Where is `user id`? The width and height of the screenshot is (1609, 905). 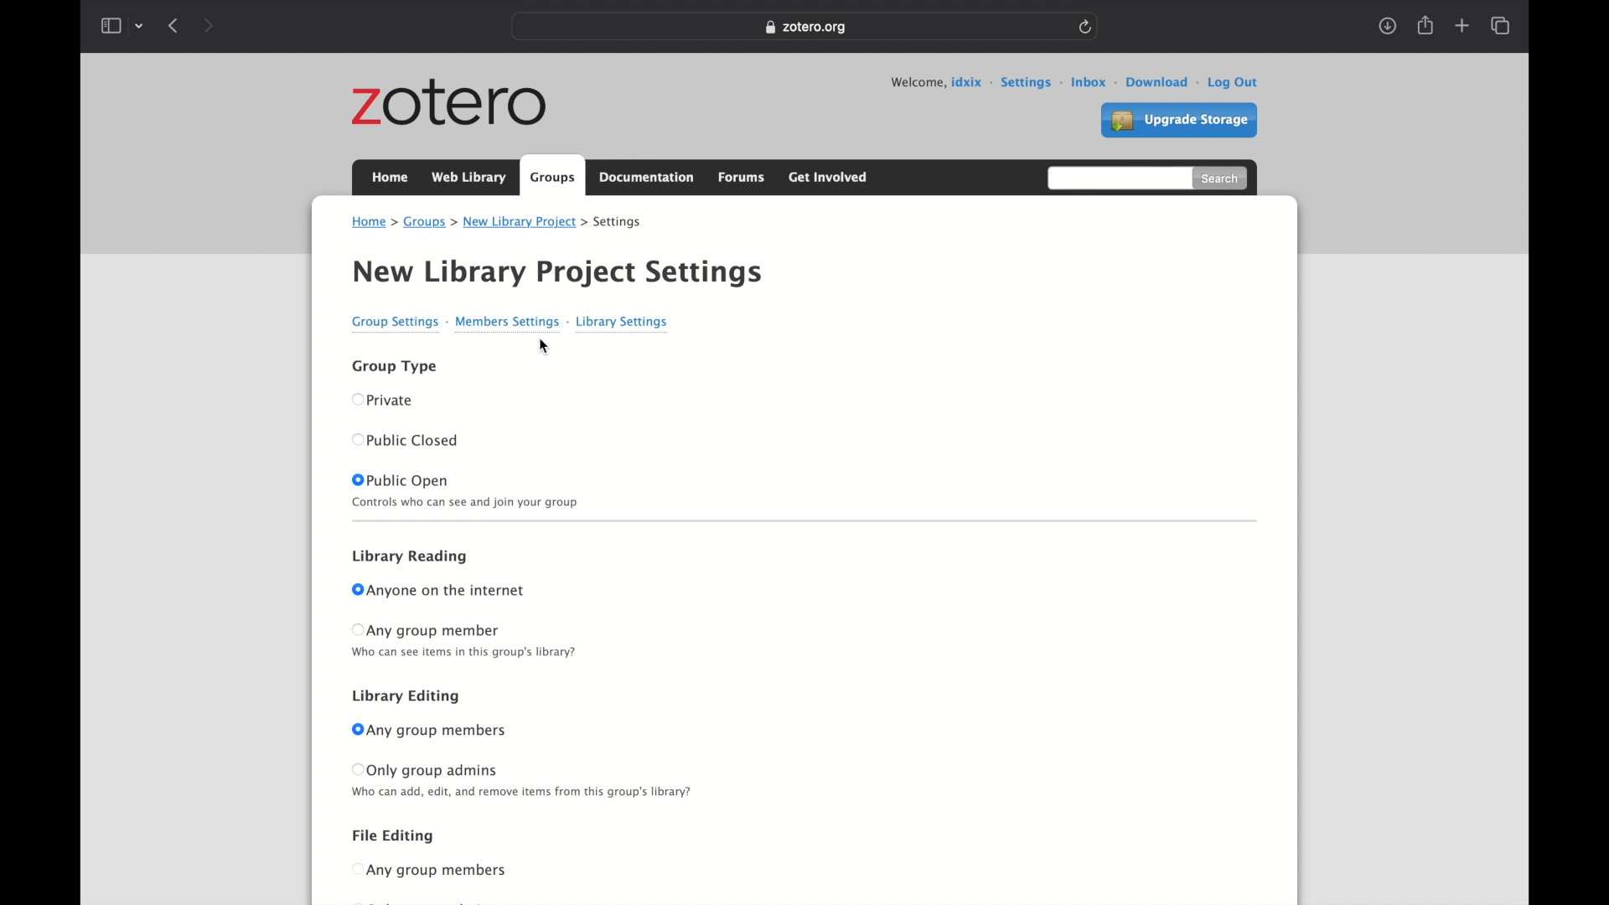
user id is located at coordinates (971, 81).